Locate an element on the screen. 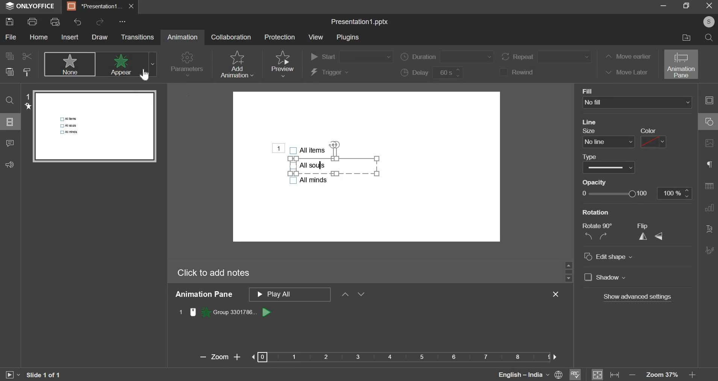 The width and height of the screenshot is (718, 381). file location is located at coordinates (683, 38).